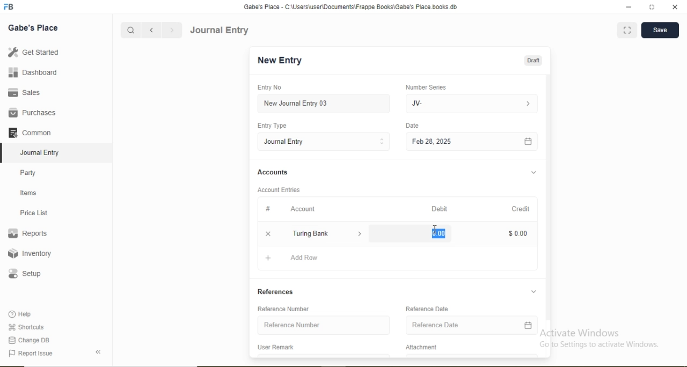 The width and height of the screenshot is (687, 367). Describe the element at coordinates (33, 52) in the screenshot. I see `Get Started` at that location.